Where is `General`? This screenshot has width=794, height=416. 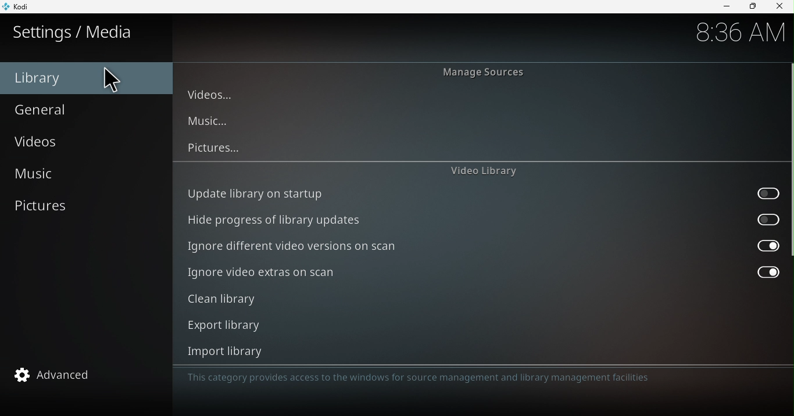 General is located at coordinates (83, 109).